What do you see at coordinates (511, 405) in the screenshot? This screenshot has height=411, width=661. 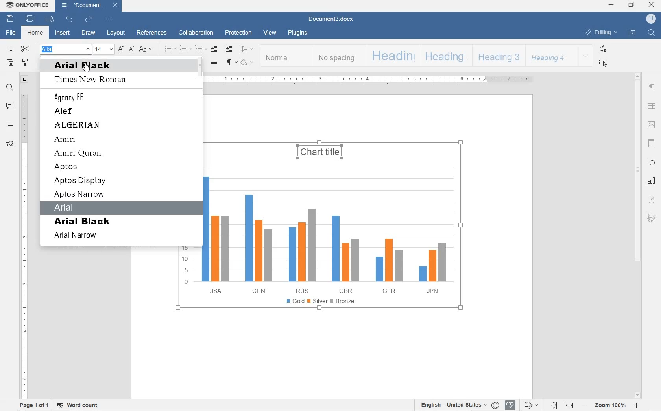 I see `SPELL CHECKING` at bounding box center [511, 405].